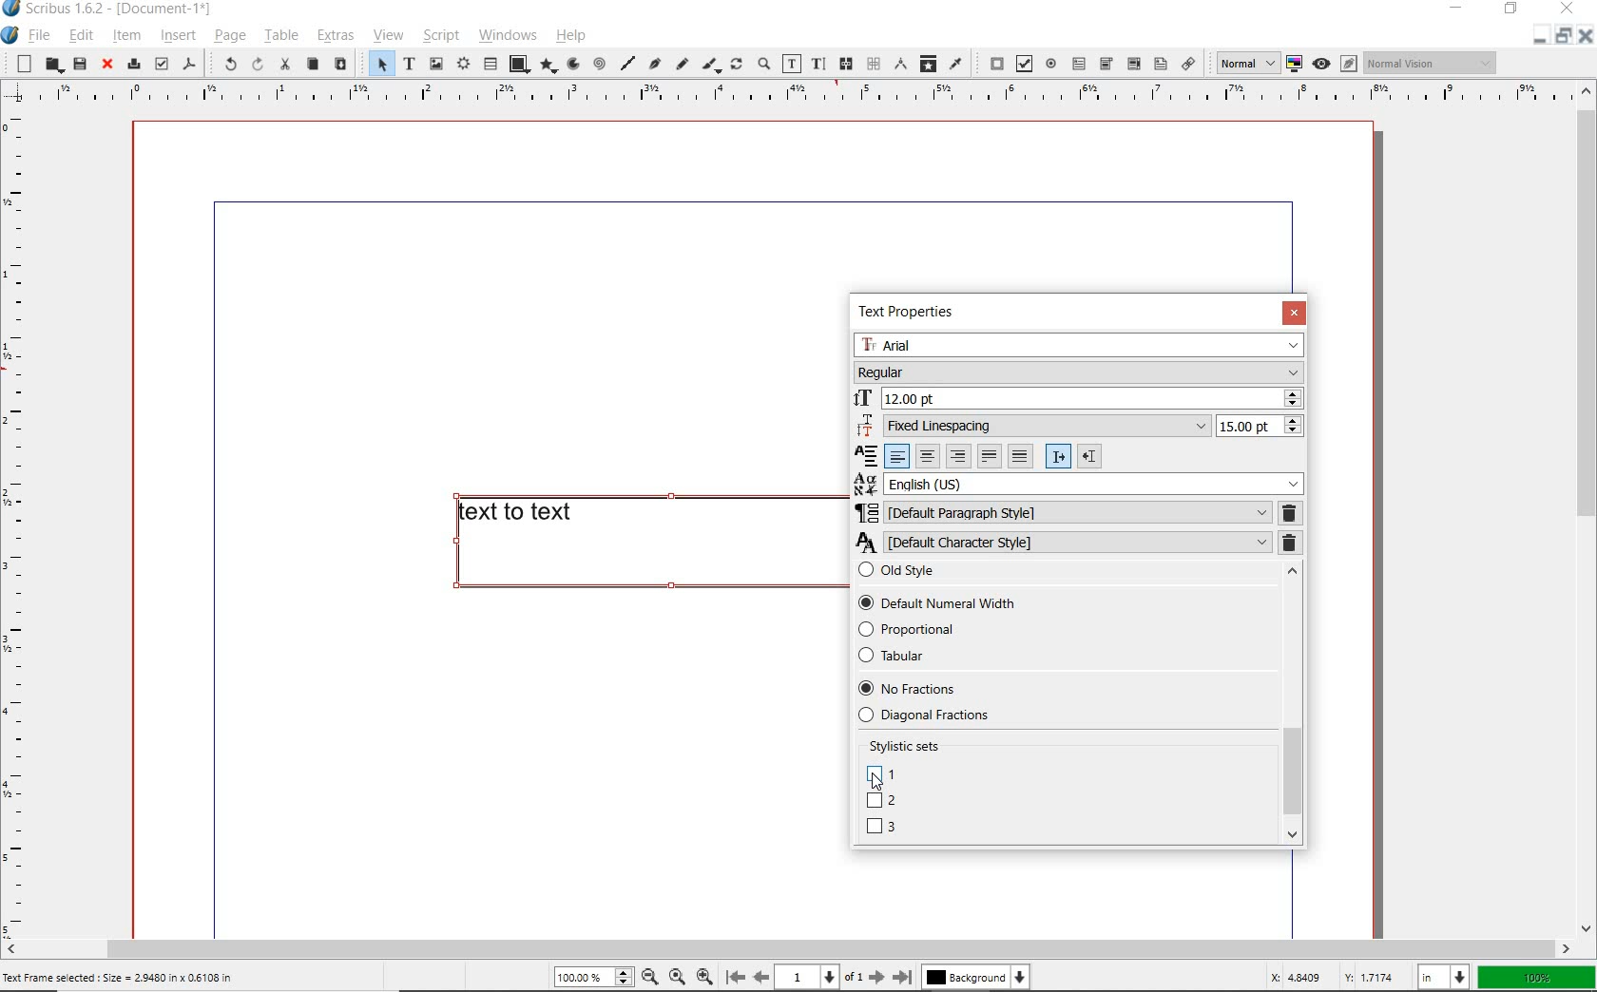  I want to click on 1 of 1, so click(818, 977).